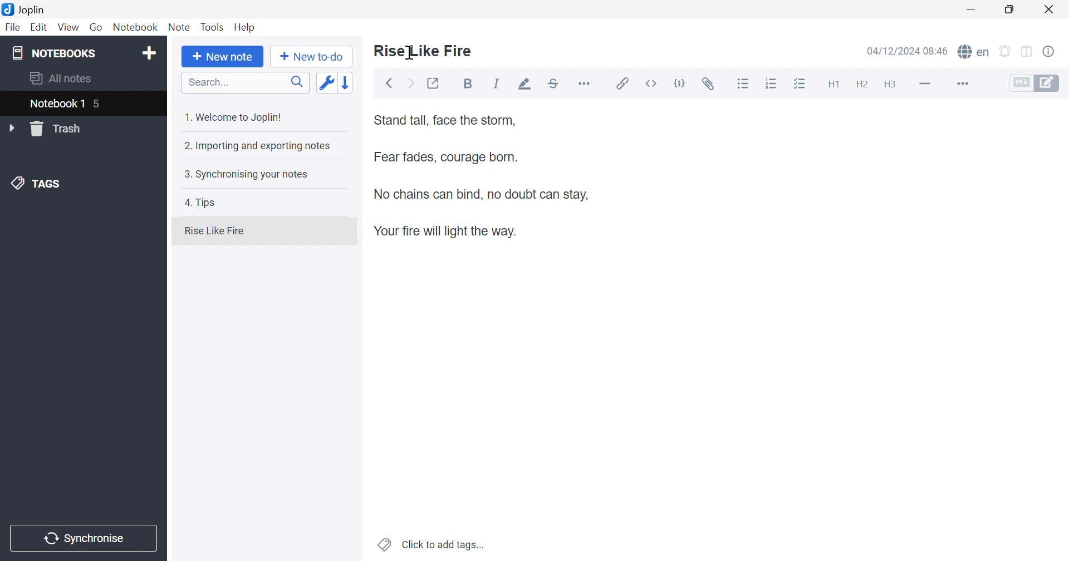 The image size is (1069, 561). What do you see at coordinates (925, 85) in the screenshot?
I see `Horizontal line` at bounding box center [925, 85].